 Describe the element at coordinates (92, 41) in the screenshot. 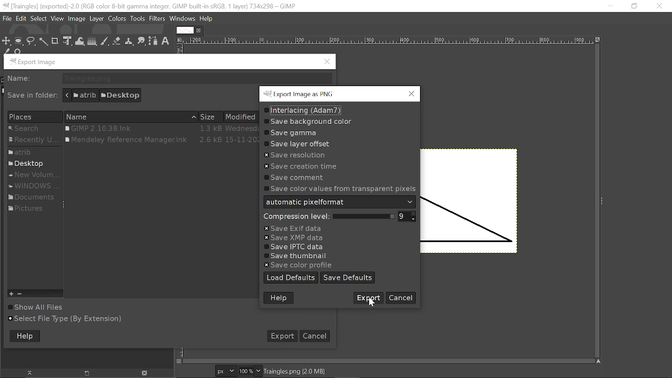

I see `Gradient tool` at that location.